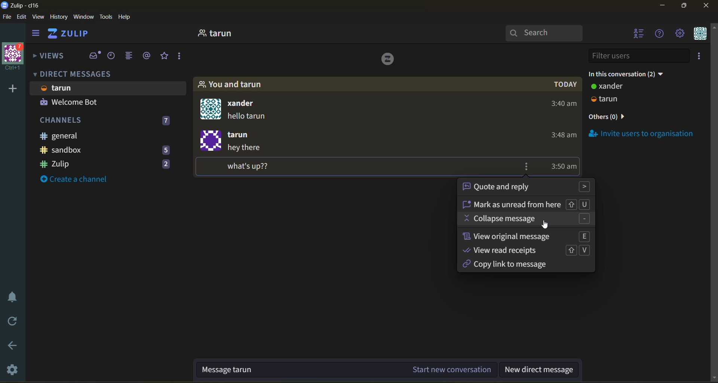 The height and width of the screenshot is (383, 718). I want to click on view read receipts, so click(531, 250).